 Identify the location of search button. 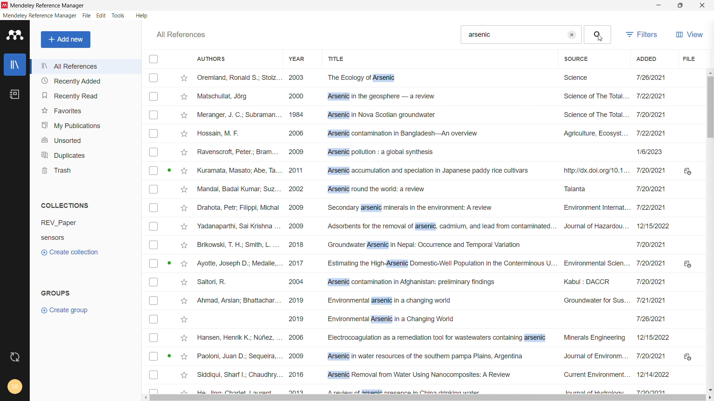
(599, 35).